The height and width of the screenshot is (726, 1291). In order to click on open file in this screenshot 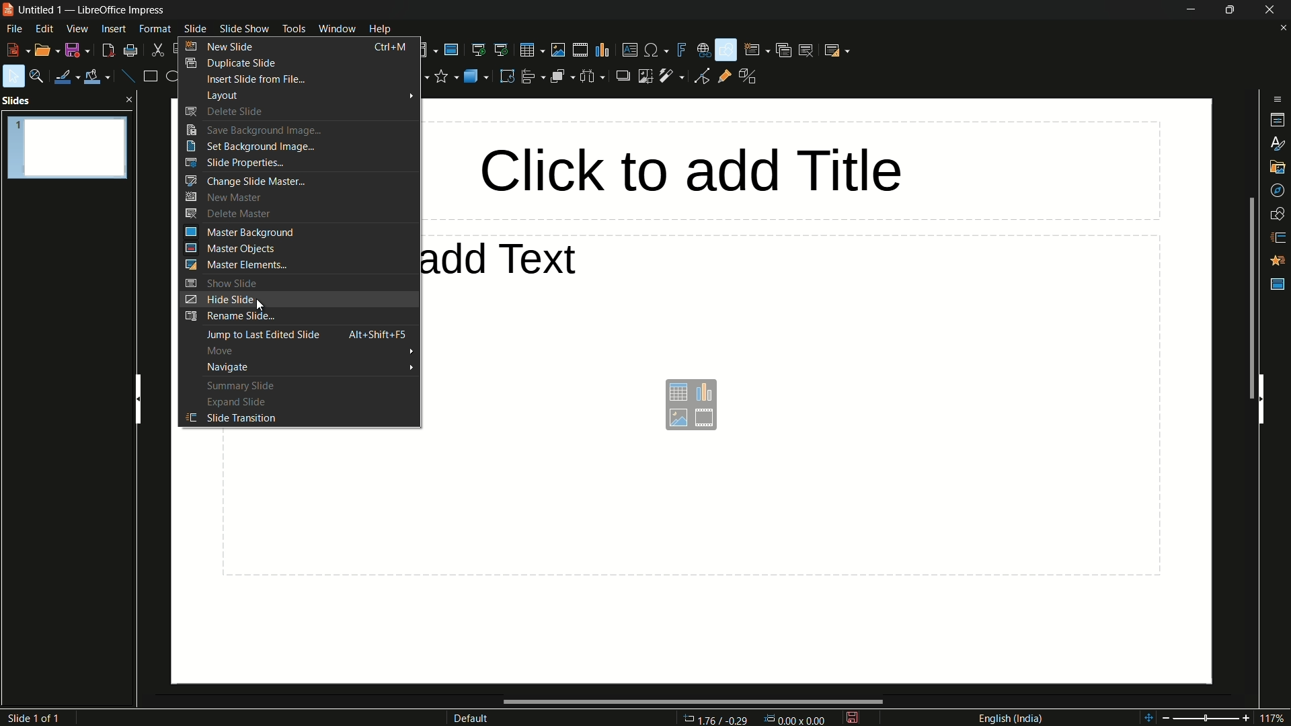, I will do `click(45, 51)`.